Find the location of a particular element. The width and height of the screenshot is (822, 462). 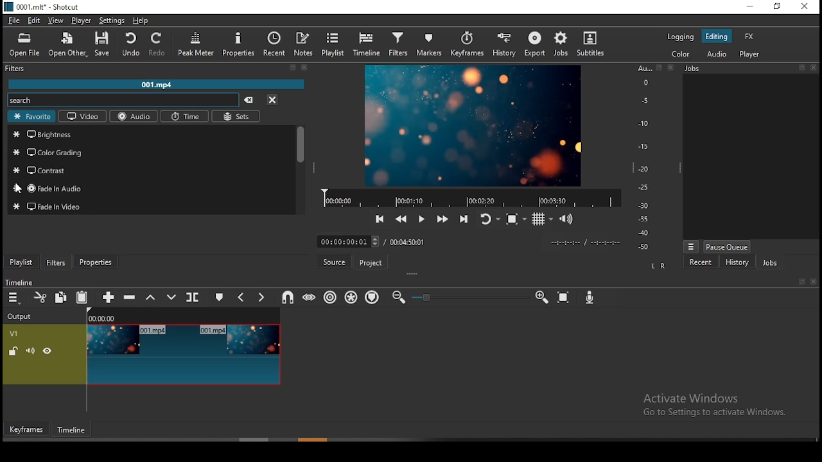

timeline menu is located at coordinates (14, 297).